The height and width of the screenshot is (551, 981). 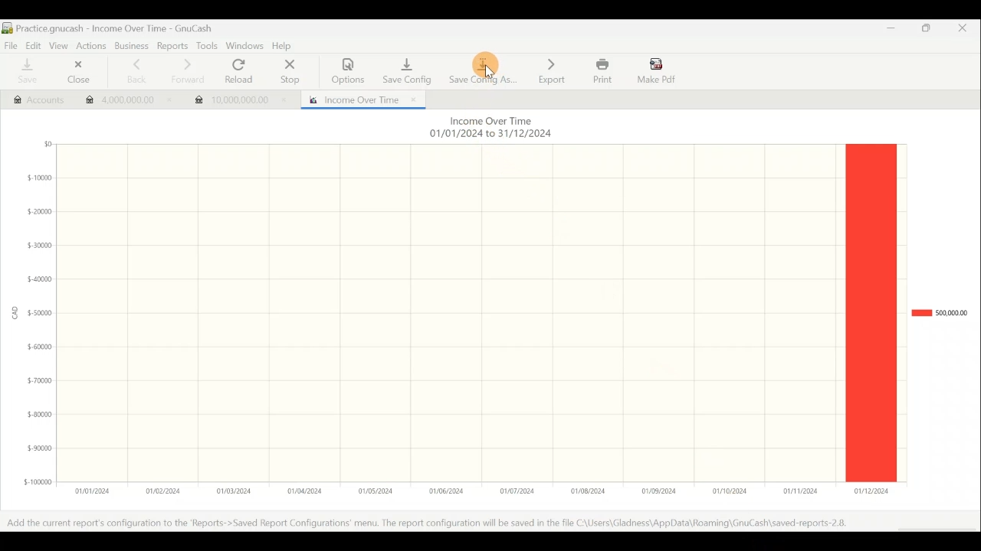 What do you see at coordinates (489, 129) in the screenshot?
I see `Chart name & date range` at bounding box center [489, 129].